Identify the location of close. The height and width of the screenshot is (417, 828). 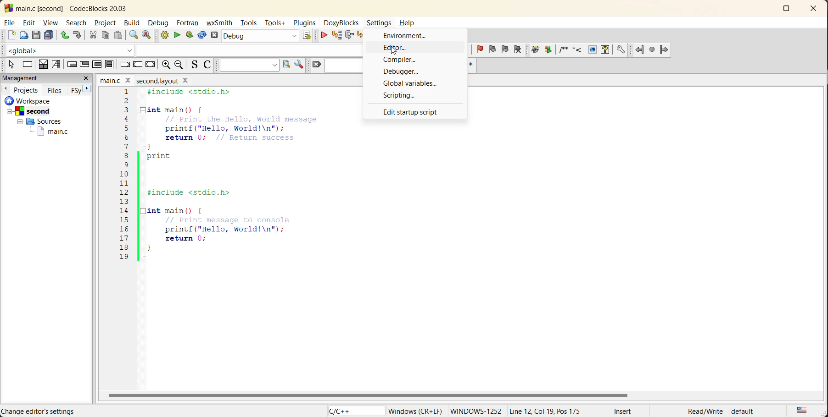
(86, 79).